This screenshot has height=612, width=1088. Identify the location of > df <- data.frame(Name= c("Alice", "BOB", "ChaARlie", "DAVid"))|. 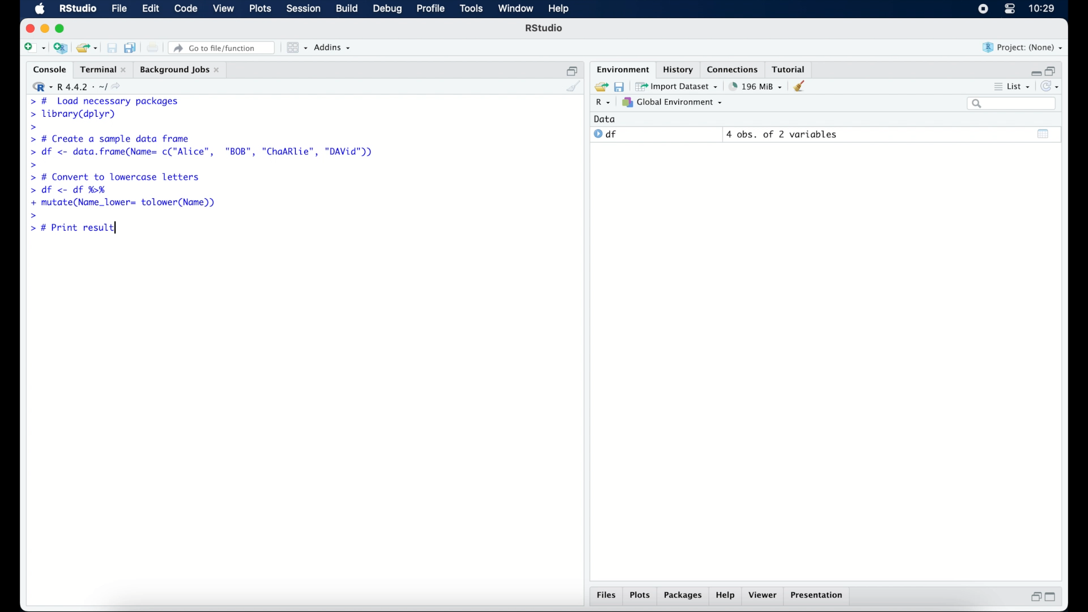
(205, 152).